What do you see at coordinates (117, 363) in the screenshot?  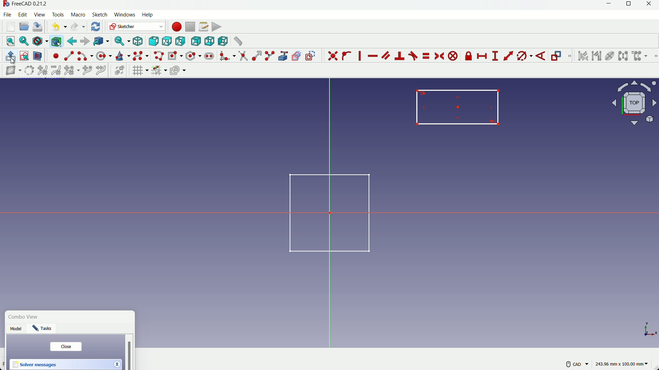 I see `Expand` at bounding box center [117, 363].